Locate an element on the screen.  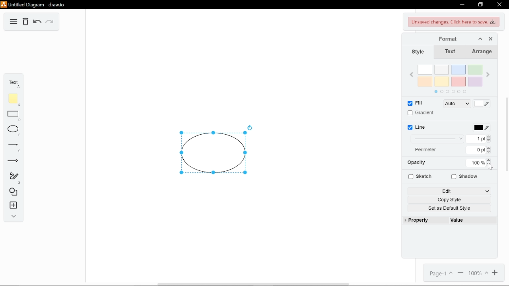
Line color is located at coordinates (481, 128).